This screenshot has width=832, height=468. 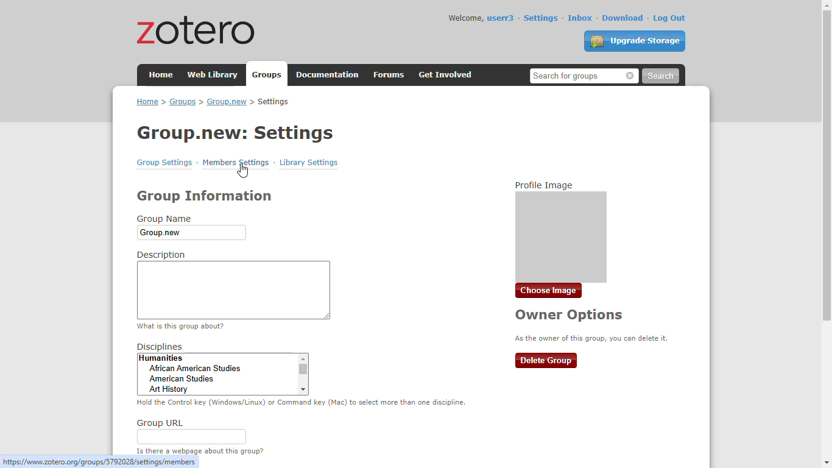 I want to click on as the owner of this group, you can delete it., so click(x=592, y=338).